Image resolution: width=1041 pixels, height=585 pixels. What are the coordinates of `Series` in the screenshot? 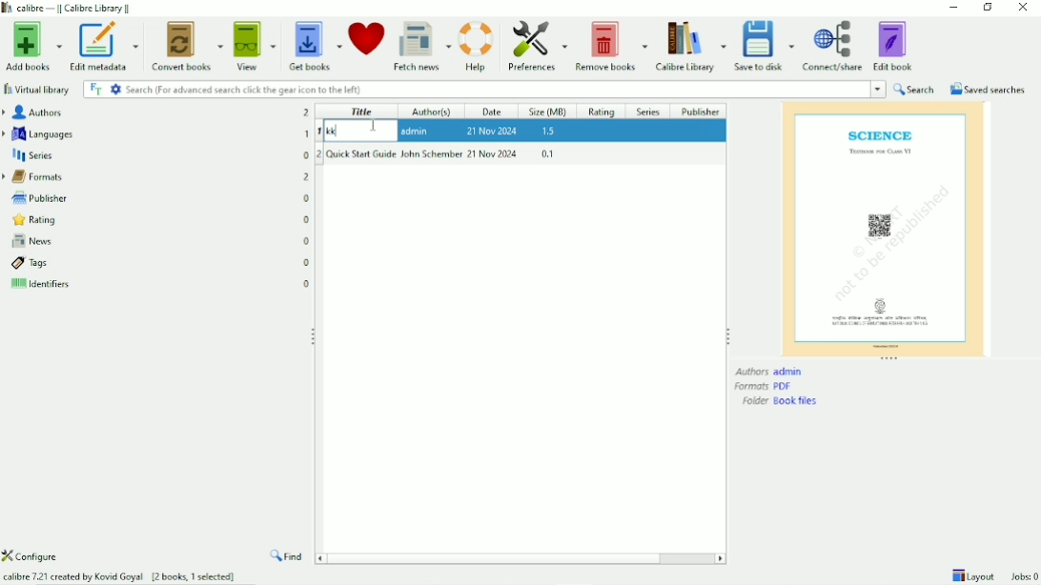 It's located at (32, 156).